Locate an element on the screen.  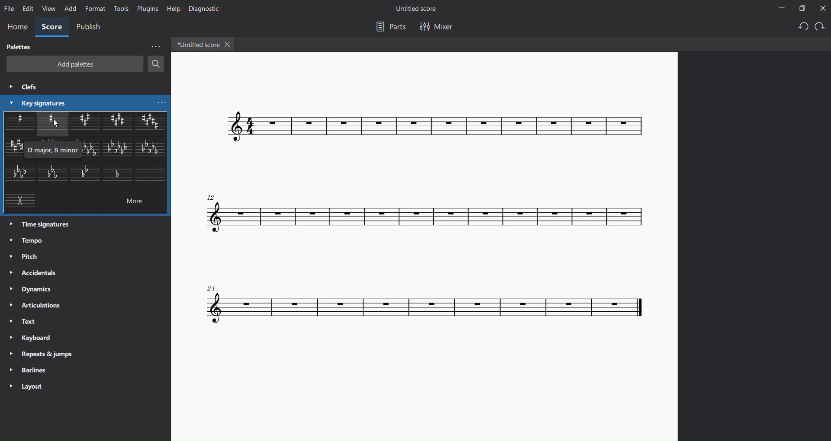
text is located at coordinates (26, 322).